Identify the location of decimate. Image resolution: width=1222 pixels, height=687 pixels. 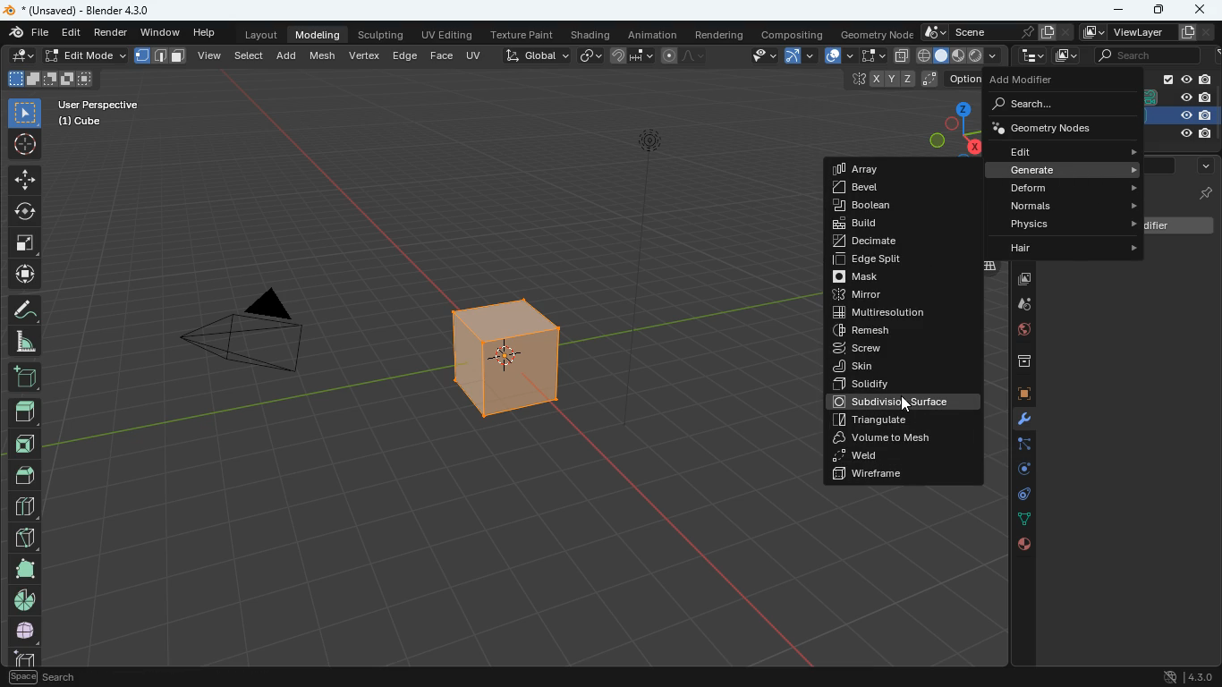
(881, 244).